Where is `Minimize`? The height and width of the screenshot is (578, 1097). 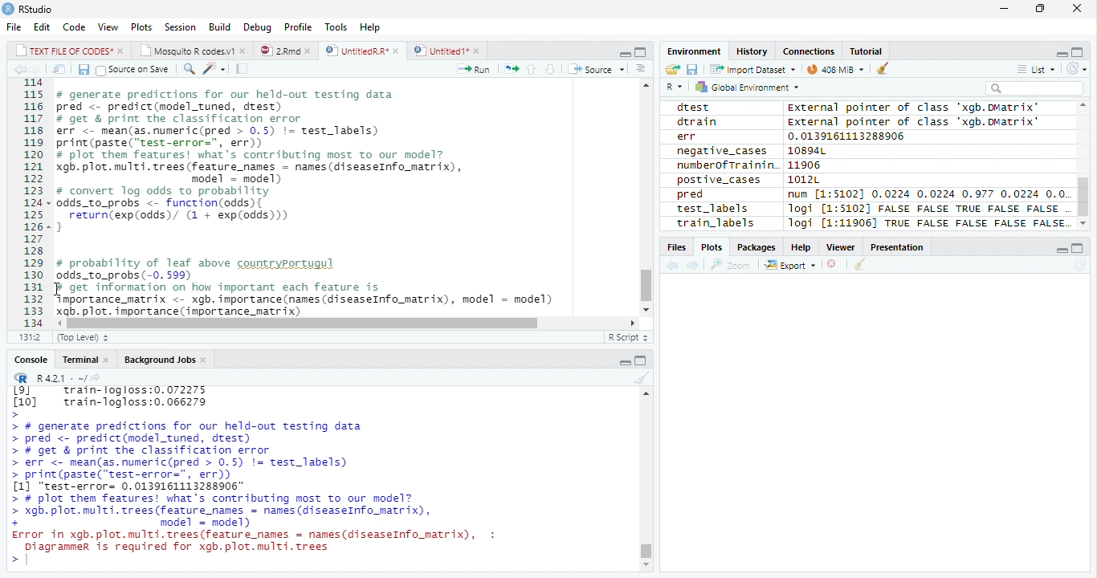
Minimize is located at coordinates (1062, 248).